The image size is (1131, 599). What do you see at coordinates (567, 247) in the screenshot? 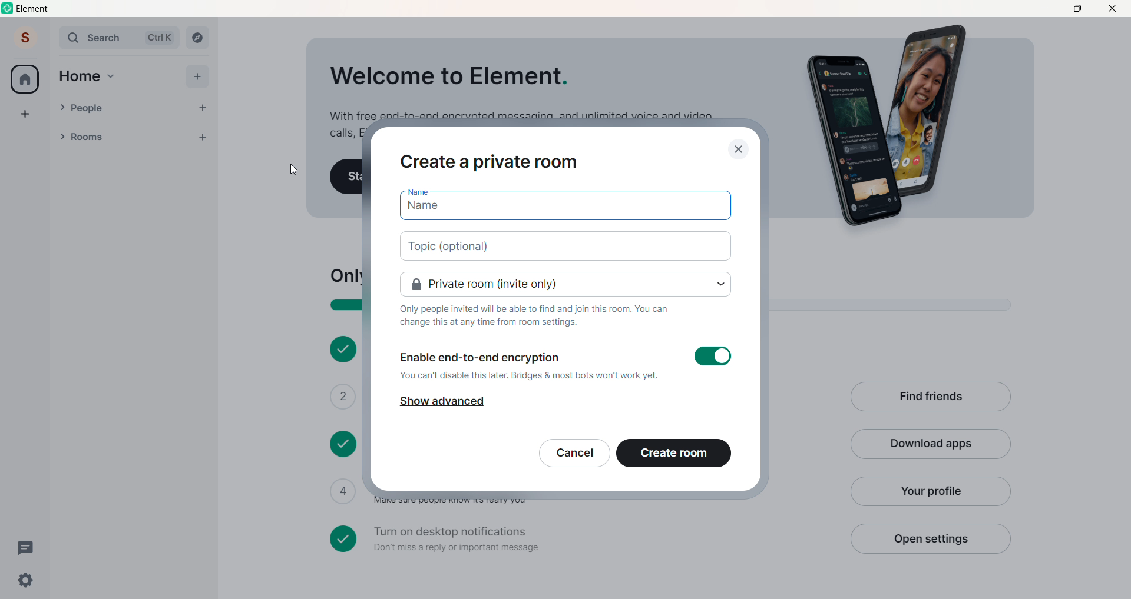
I see `add topic (optional)` at bounding box center [567, 247].